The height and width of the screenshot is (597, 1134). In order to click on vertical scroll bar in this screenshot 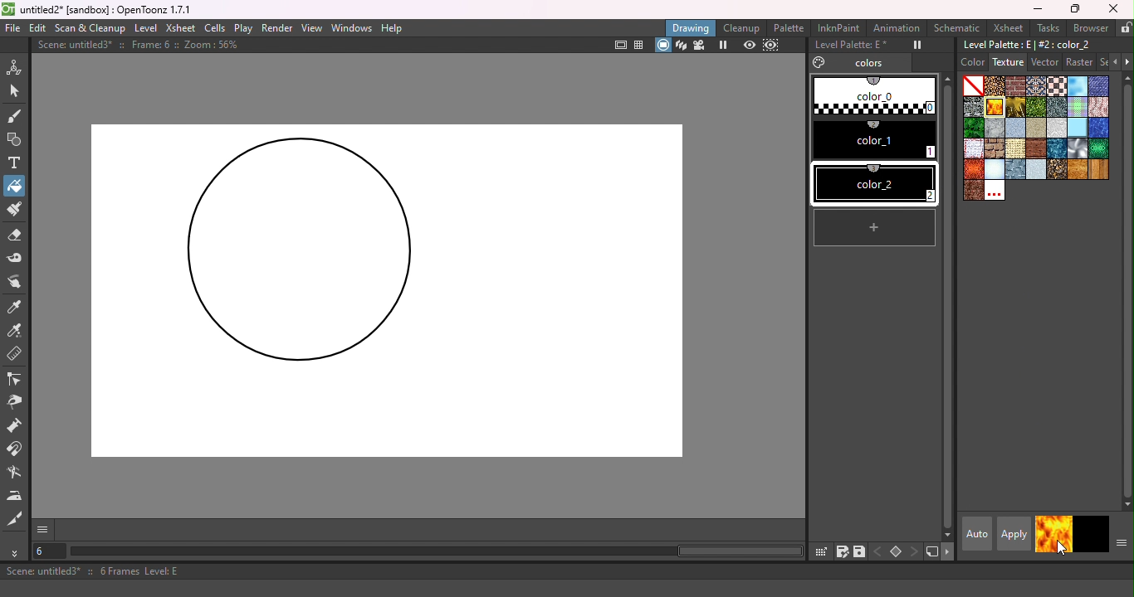, I will do `click(946, 306)`.